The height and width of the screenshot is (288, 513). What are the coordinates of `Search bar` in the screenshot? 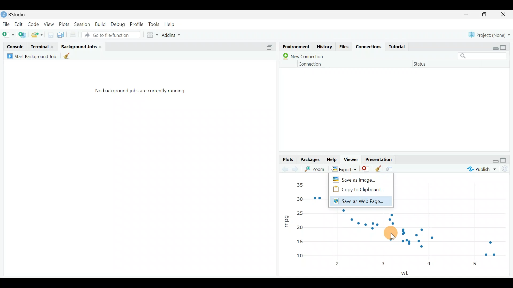 It's located at (484, 55).